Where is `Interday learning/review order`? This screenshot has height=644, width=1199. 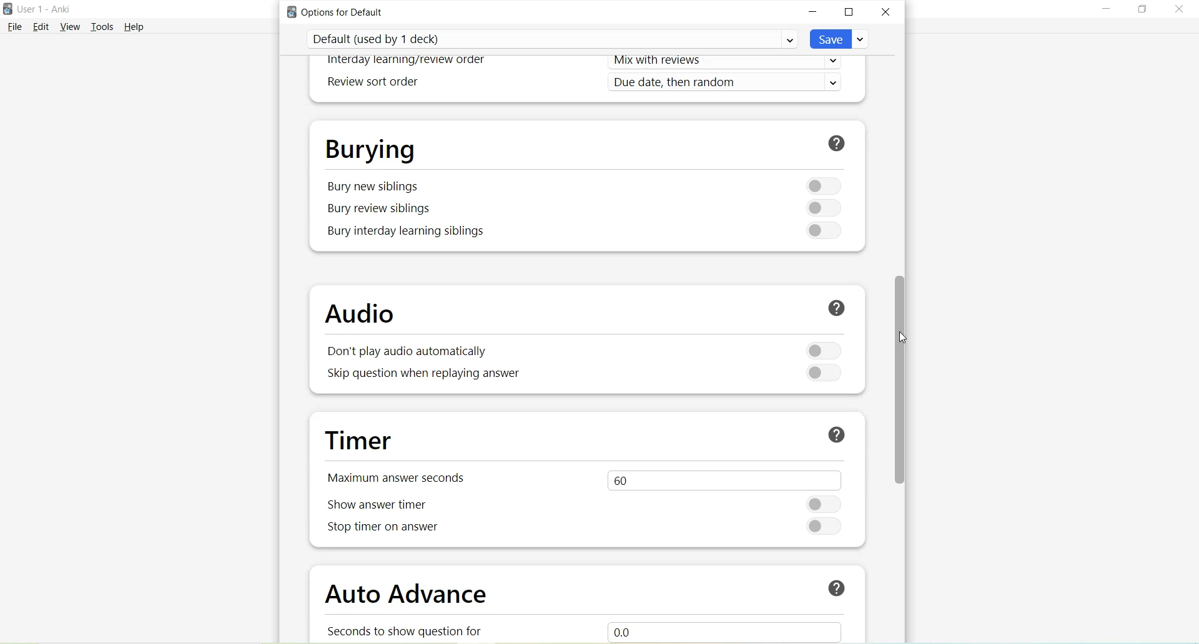
Interday learning/review order is located at coordinates (407, 61).